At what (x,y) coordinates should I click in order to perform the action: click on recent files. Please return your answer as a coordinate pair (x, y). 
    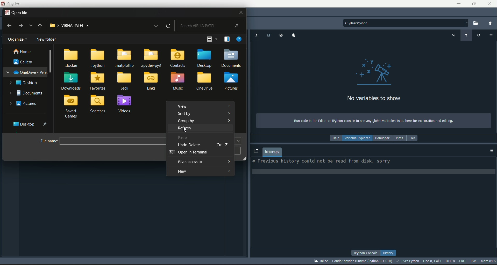
    Looking at the image, I should click on (155, 26).